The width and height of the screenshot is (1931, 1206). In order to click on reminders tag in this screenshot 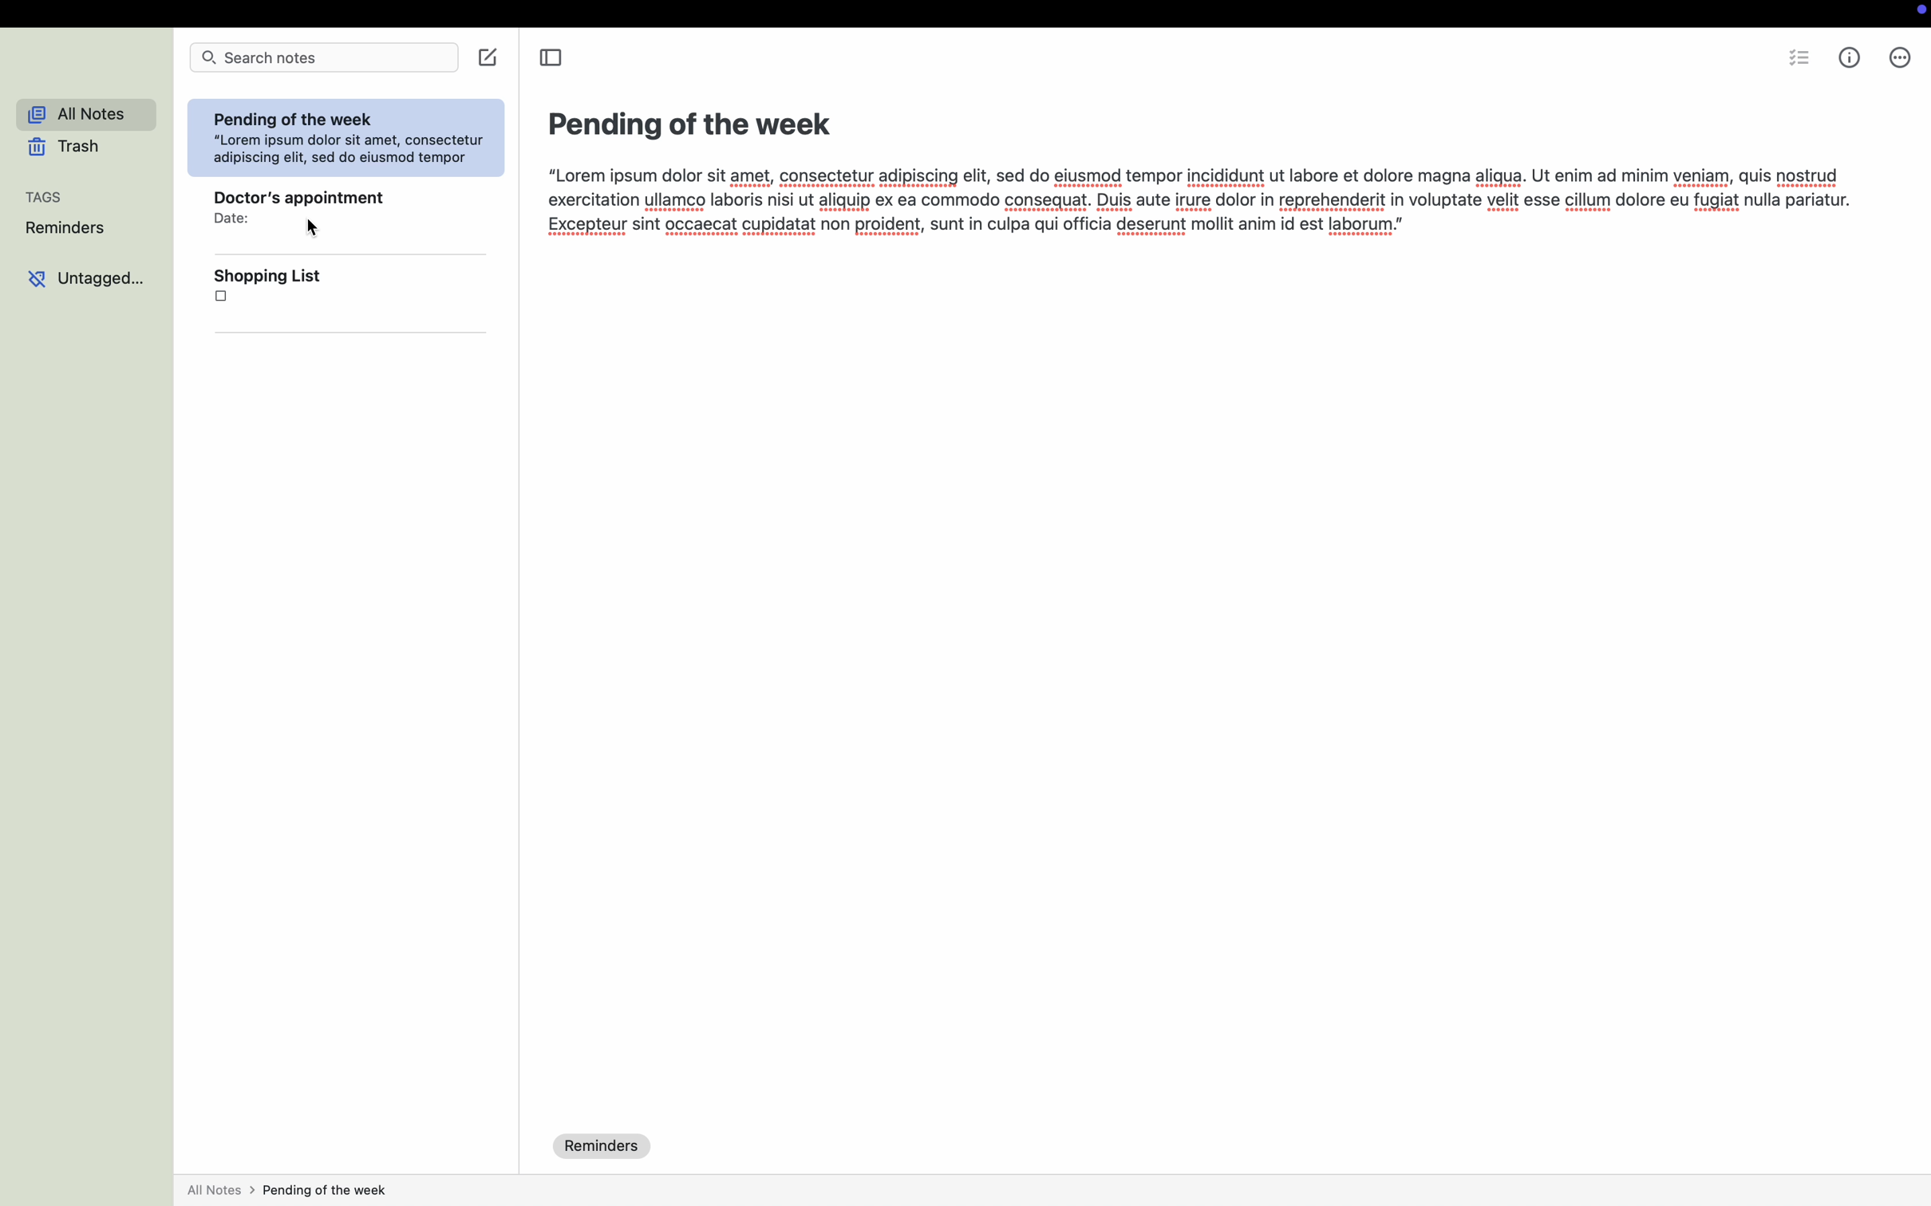, I will do `click(605, 1145)`.